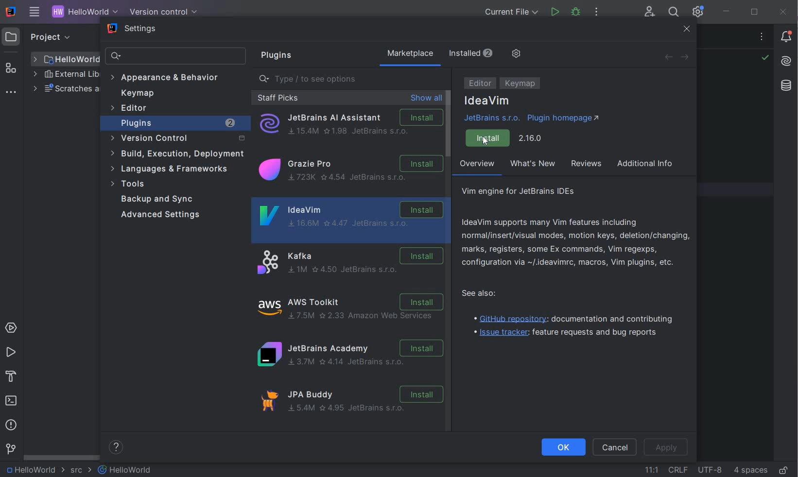 This screenshot has height=477, width=798. I want to click on VERSION CONTROL, so click(161, 12).